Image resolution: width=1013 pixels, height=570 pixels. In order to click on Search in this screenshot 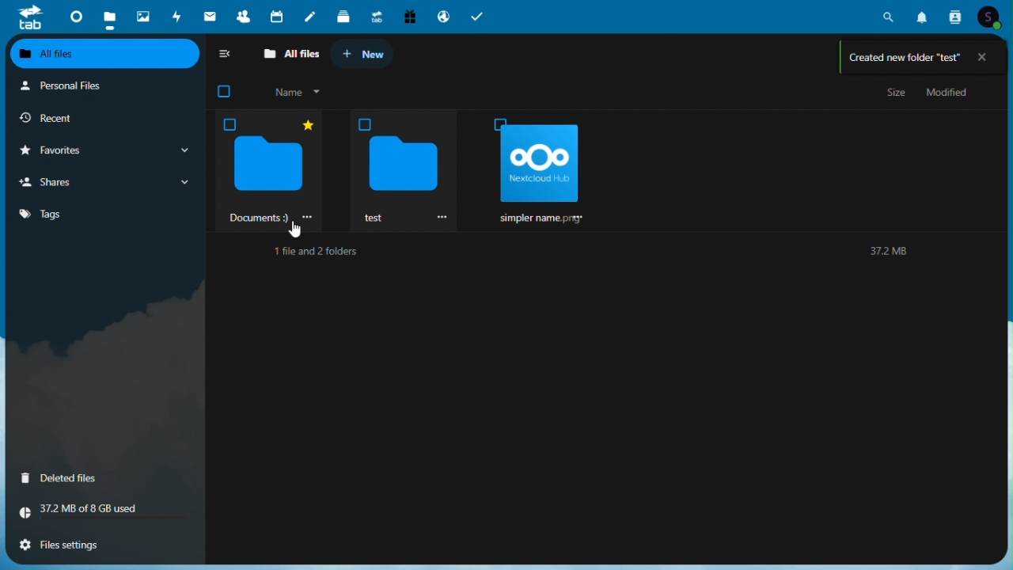, I will do `click(891, 14)`.